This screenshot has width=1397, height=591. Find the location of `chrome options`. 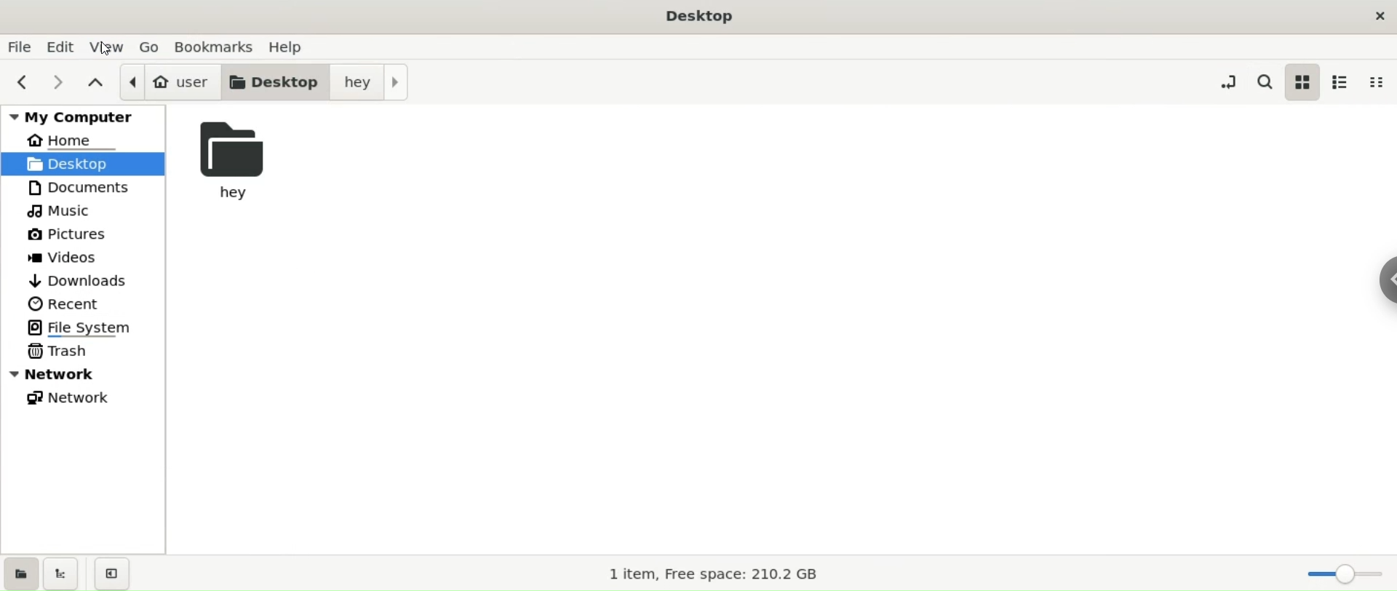

chrome options is located at coordinates (1379, 275).